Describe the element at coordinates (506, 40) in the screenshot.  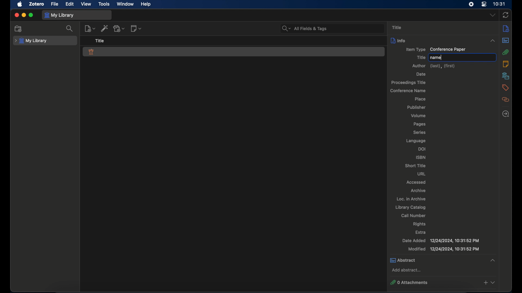
I see `abstract` at that location.